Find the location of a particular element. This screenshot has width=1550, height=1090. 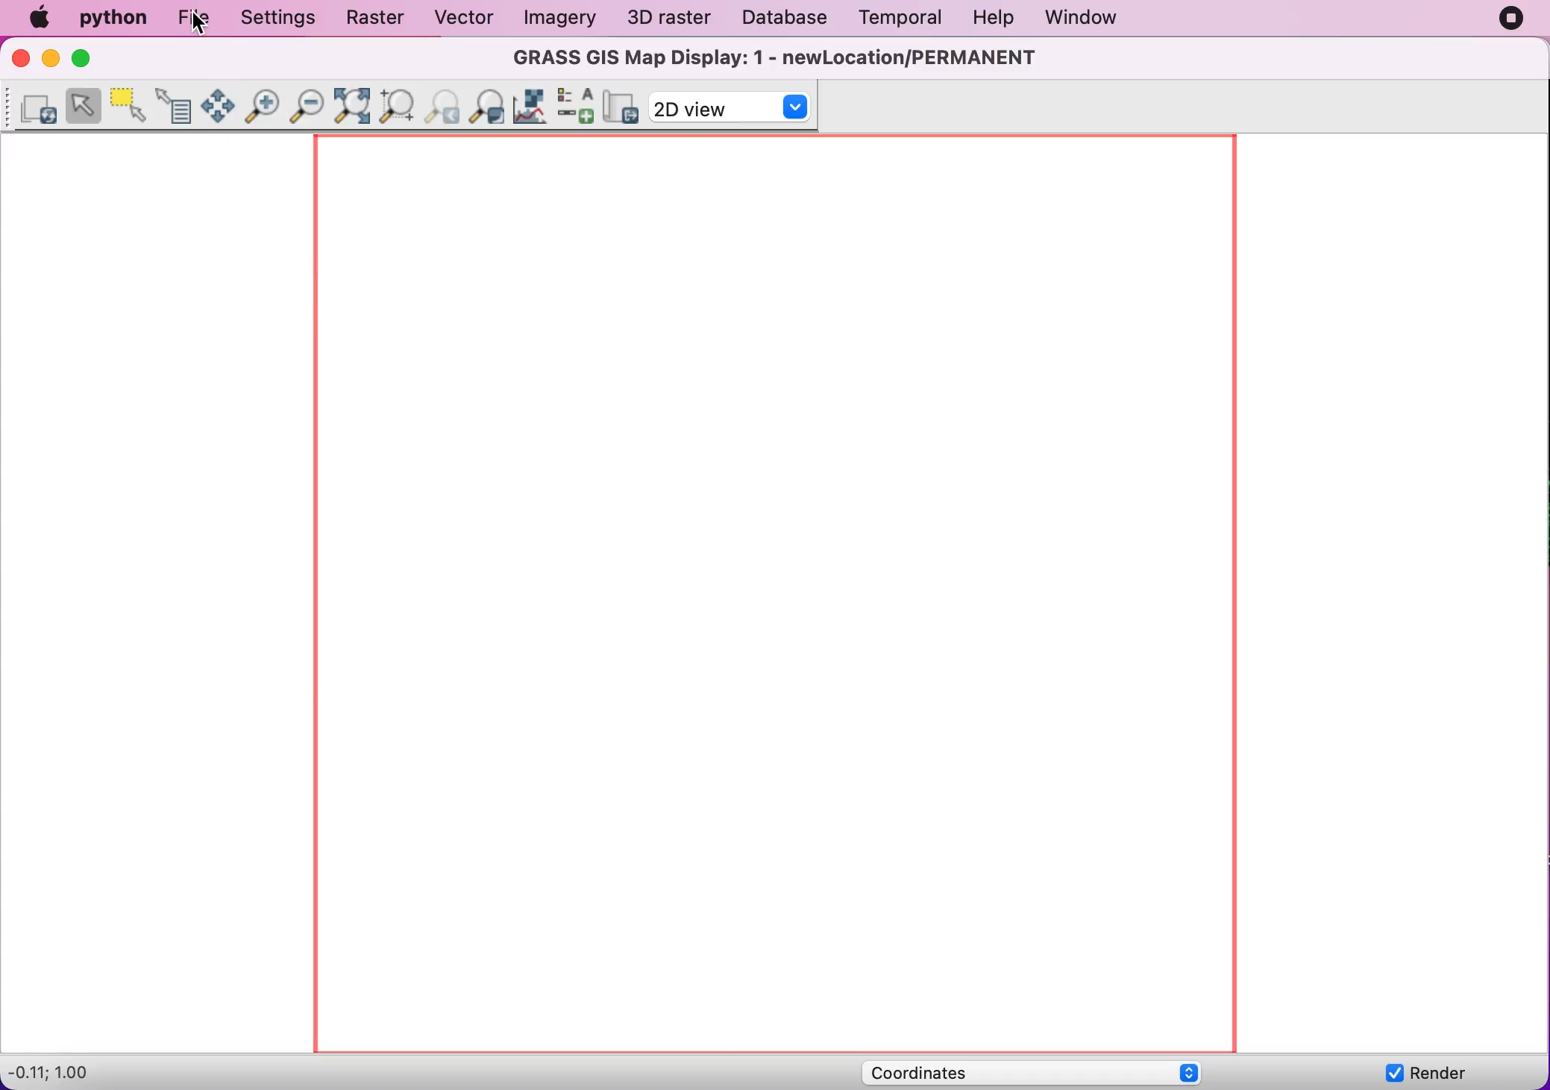

minimize is located at coordinates (48, 60).